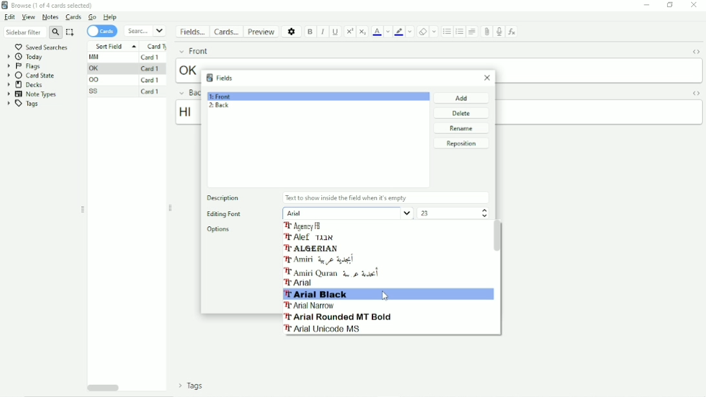  What do you see at coordinates (262, 31) in the screenshot?
I see `Preview` at bounding box center [262, 31].